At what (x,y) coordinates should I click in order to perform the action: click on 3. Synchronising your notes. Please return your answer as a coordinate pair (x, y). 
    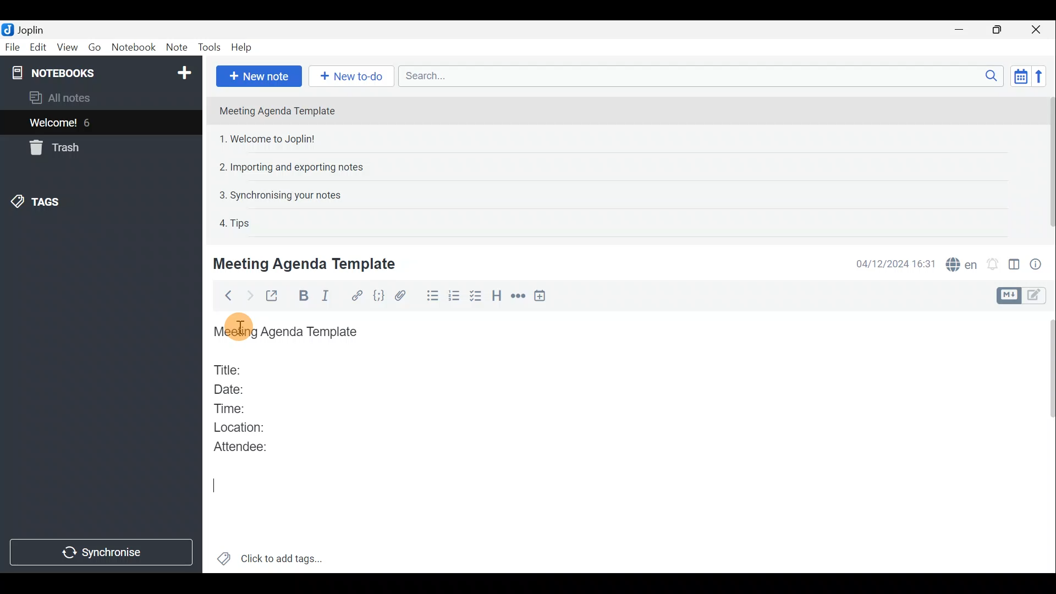
    Looking at the image, I should click on (280, 195).